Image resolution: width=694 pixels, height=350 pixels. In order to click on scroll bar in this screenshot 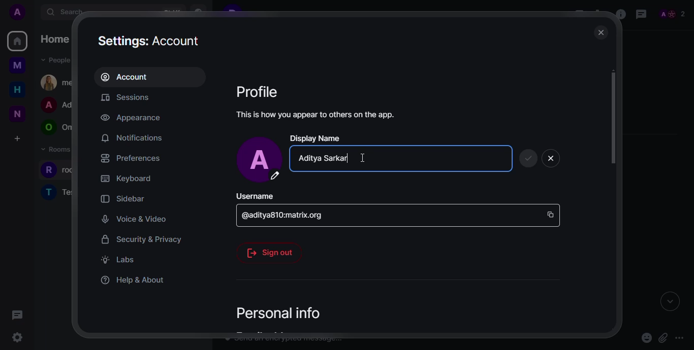, I will do `click(613, 125)`.